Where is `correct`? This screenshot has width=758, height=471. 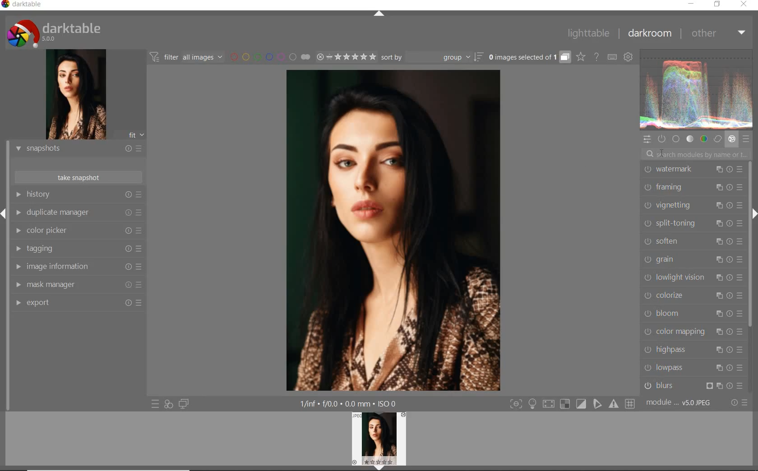 correct is located at coordinates (718, 139).